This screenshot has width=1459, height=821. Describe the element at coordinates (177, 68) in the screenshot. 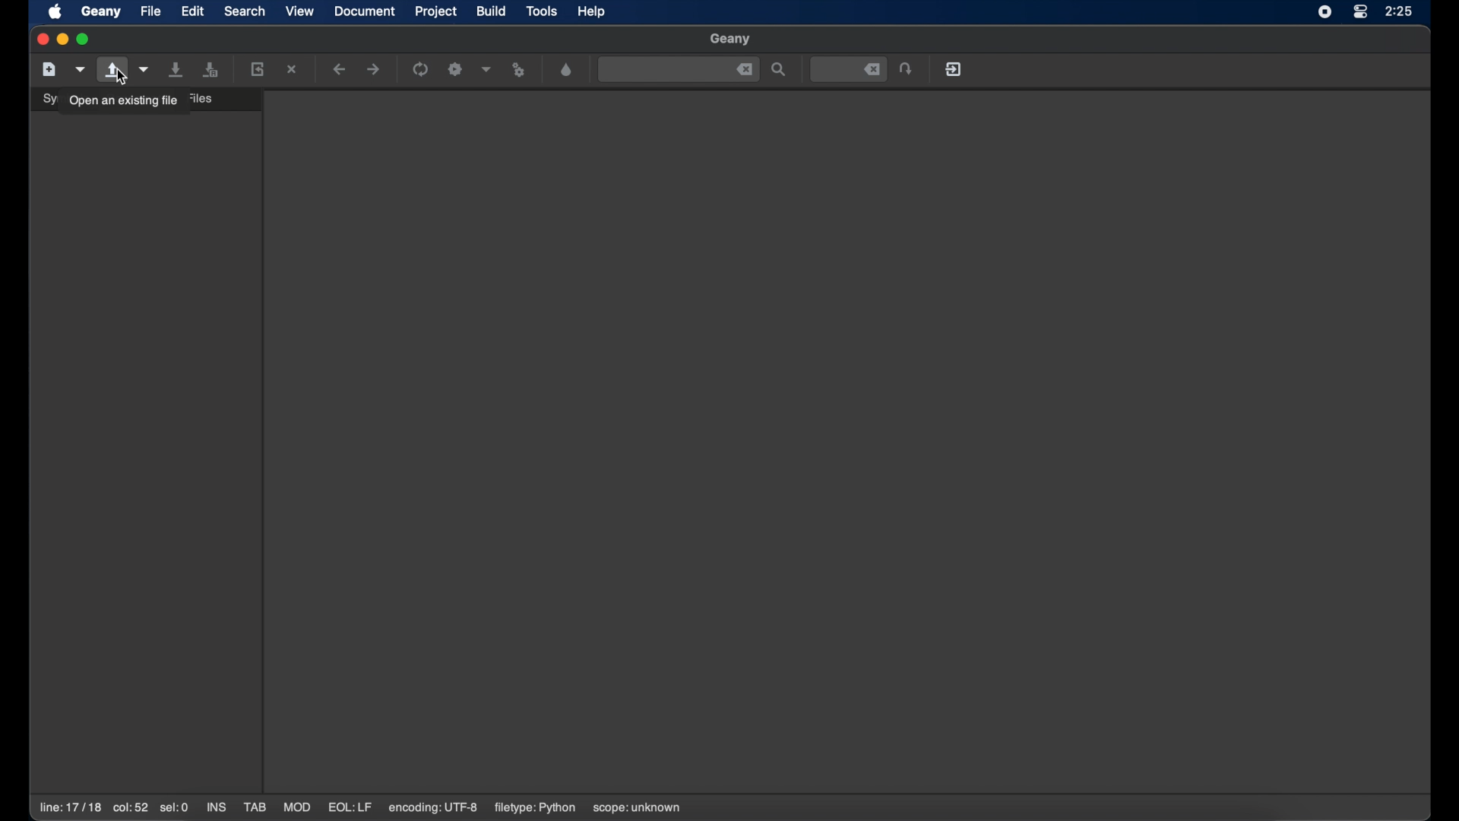

I see `save current file` at that location.